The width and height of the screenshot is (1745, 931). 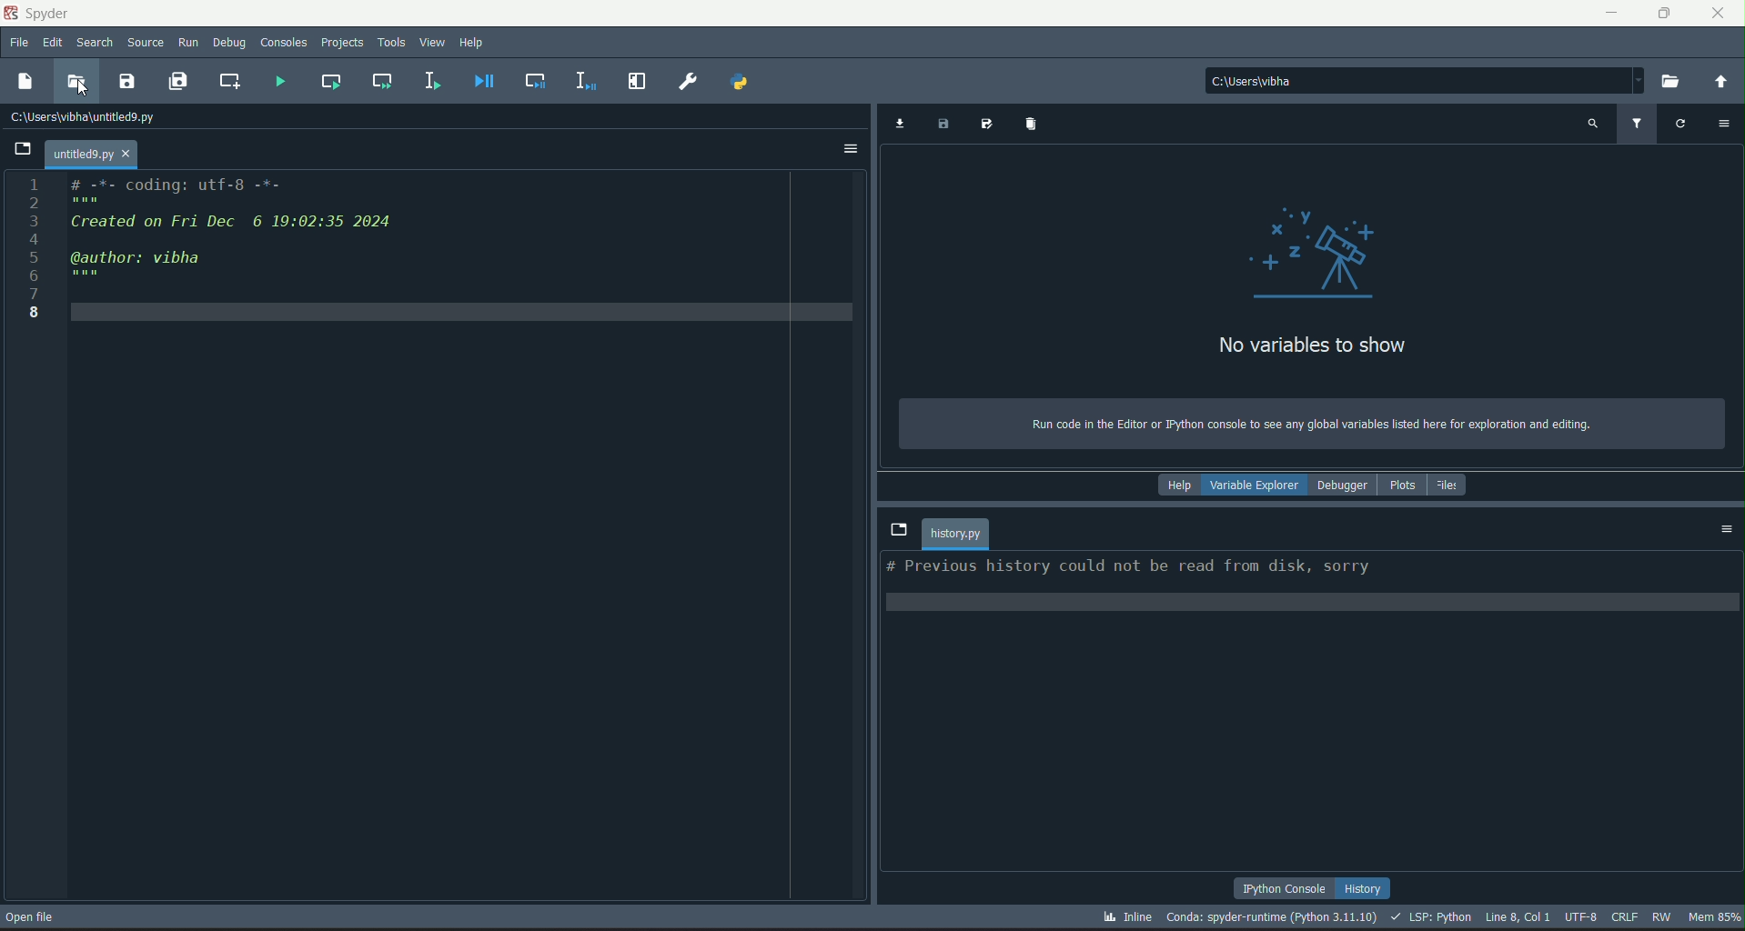 What do you see at coordinates (231, 45) in the screenshot?
I see `debug` at bounding box center [231, 45].